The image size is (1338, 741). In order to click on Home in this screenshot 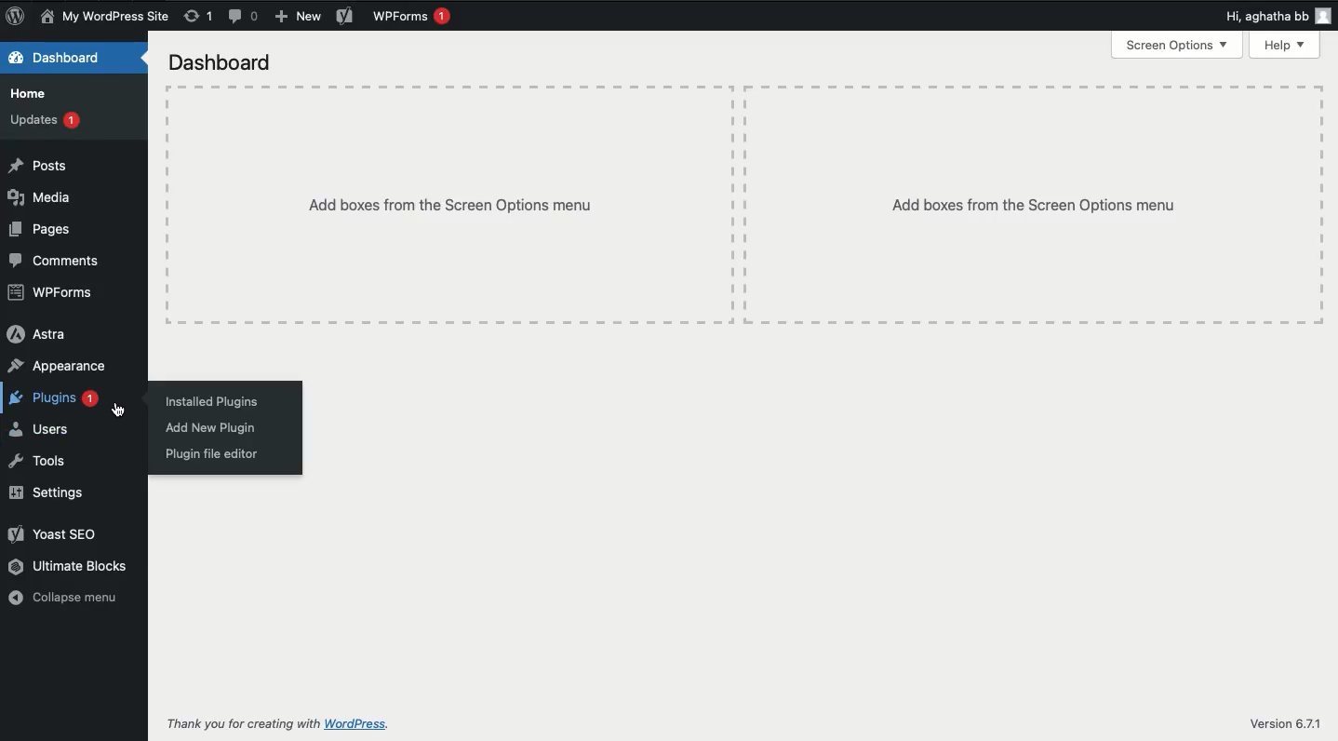, I will do `click(34, 92)`.